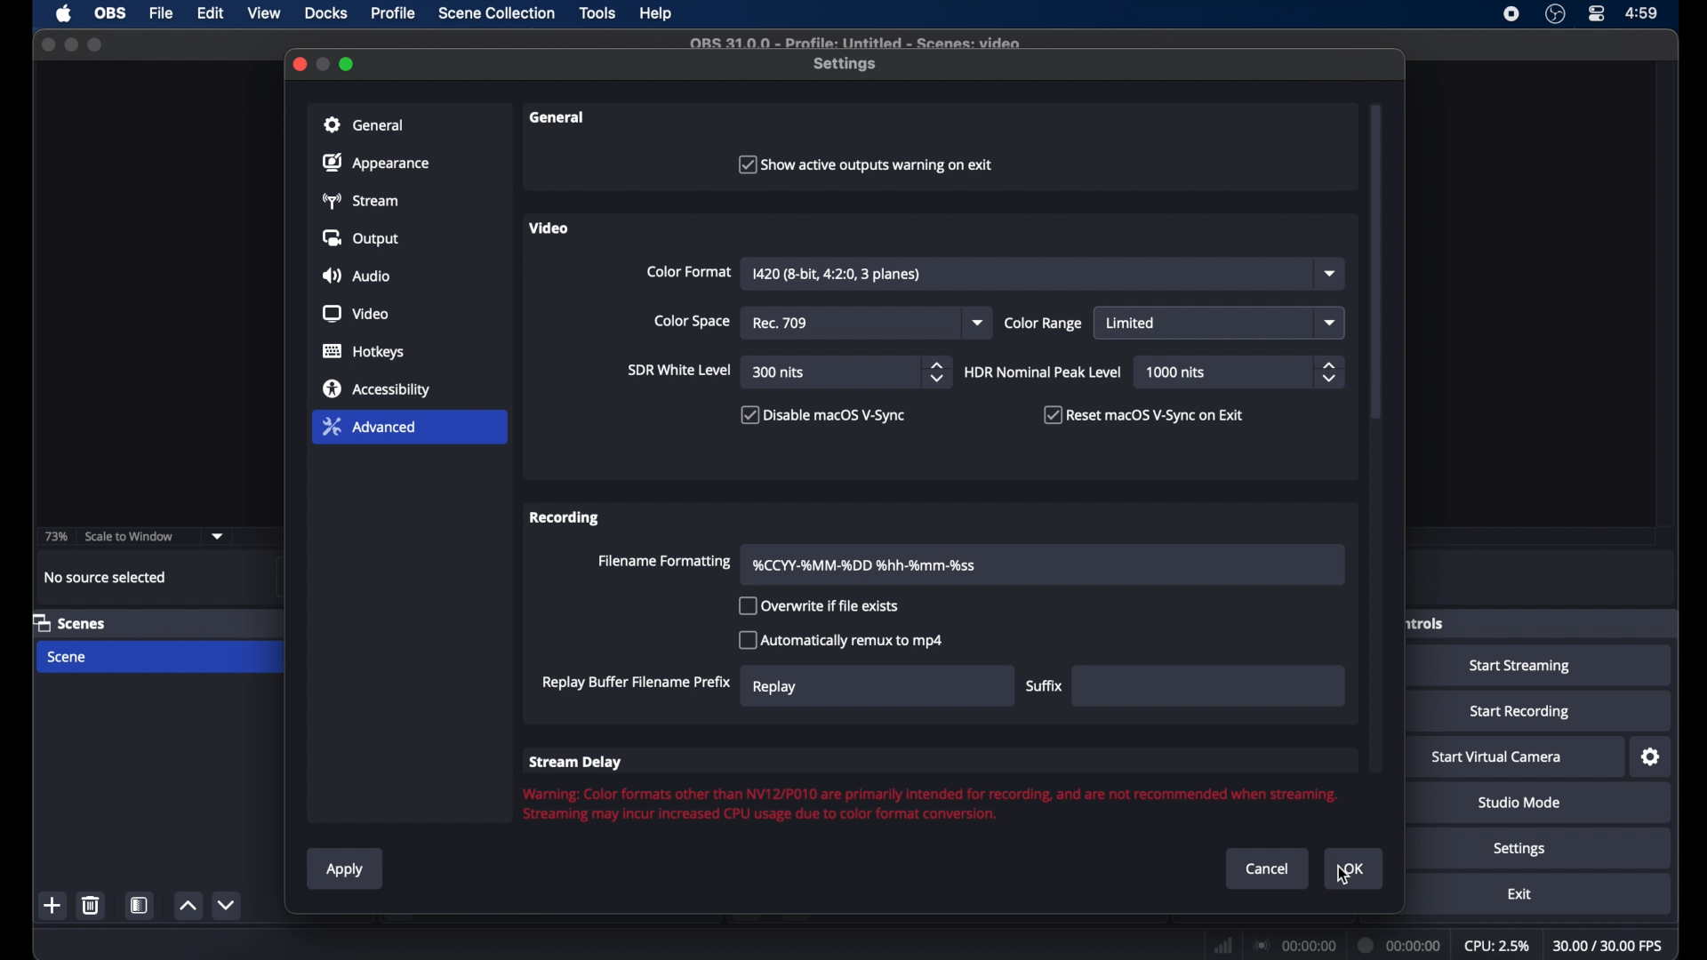  I want to click on Show active outputs warning on exit, so click(872, 164).